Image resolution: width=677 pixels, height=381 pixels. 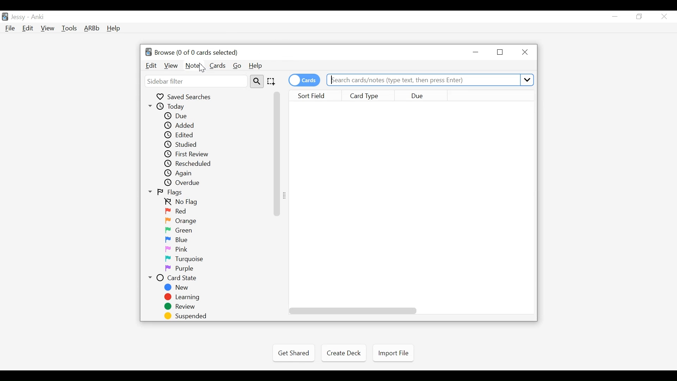 I want to click on Saved Searches, so click(x=184, y=97).